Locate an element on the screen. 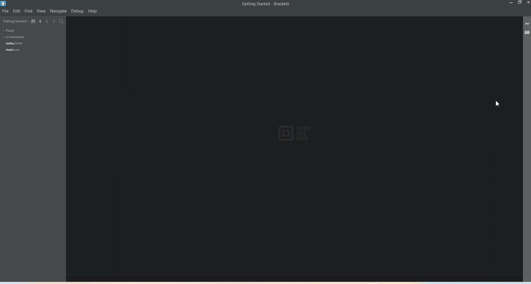  Maximize is located at coordinates (520, 3).